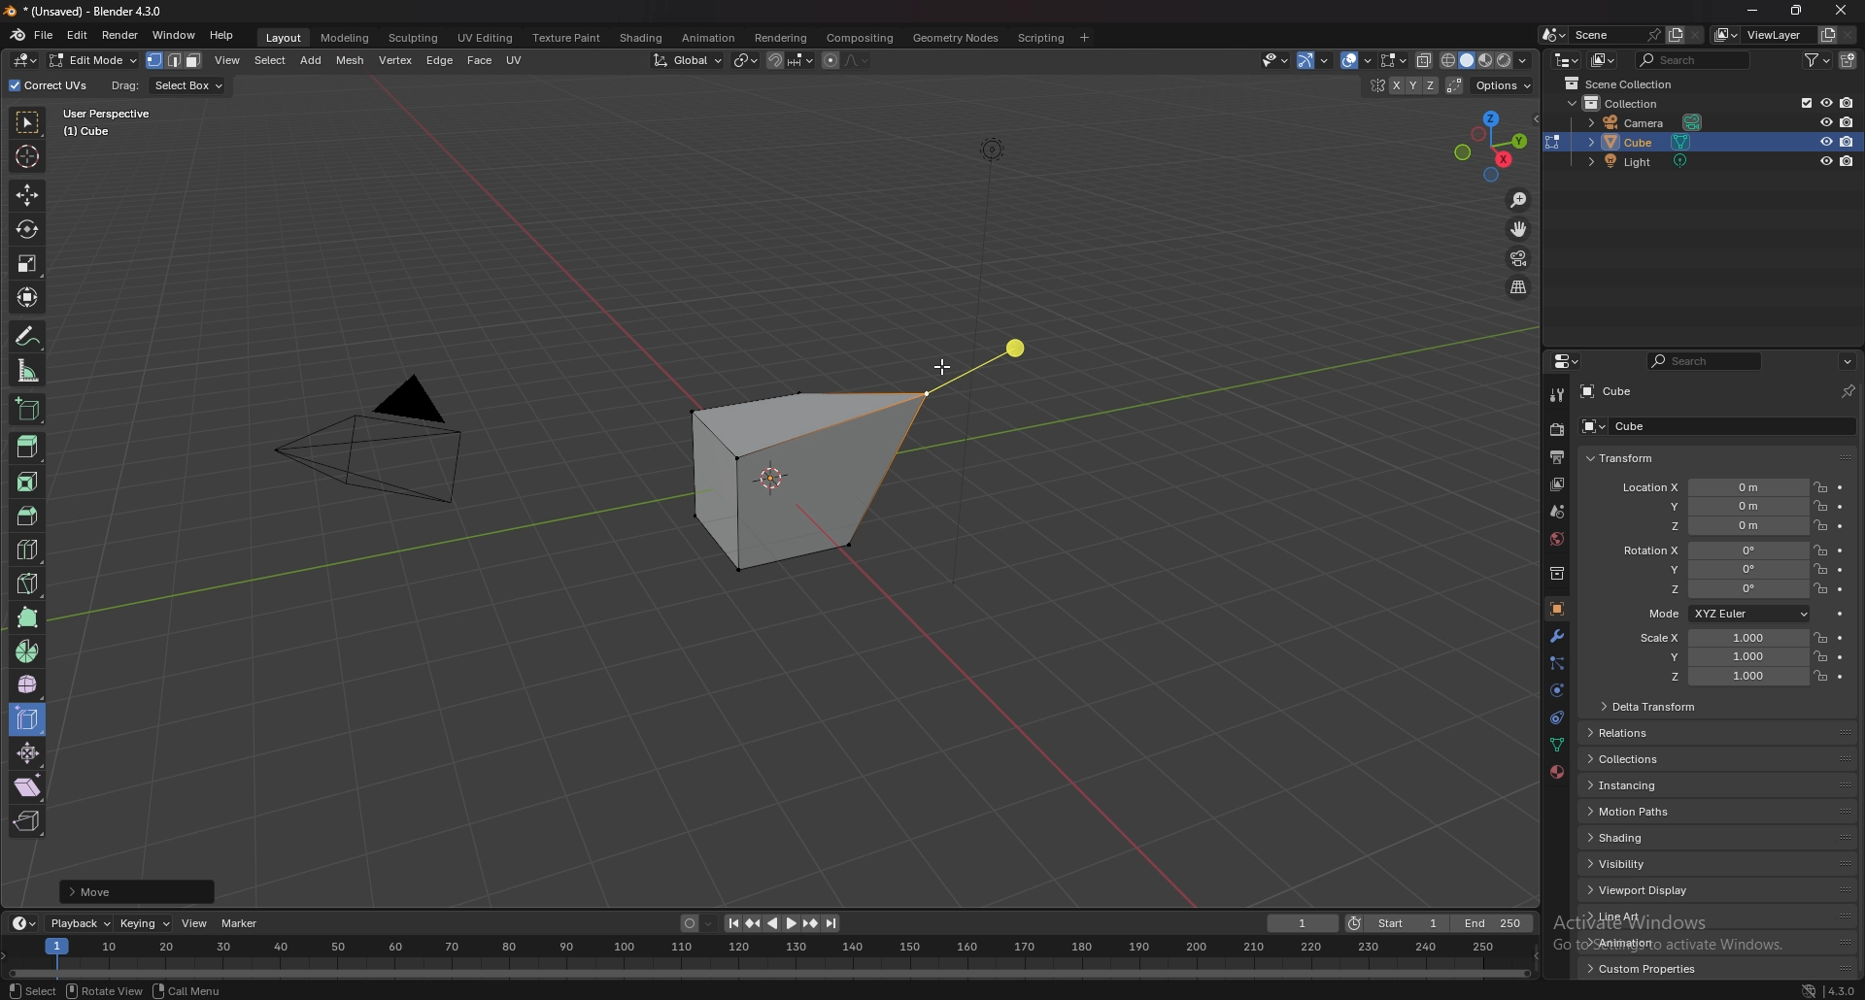 This screenshot has height=1000, width=1865. What do you see at coordinates (1725, 526) in the screenshot?
I see `location z` at bounding box center [1725, 526].